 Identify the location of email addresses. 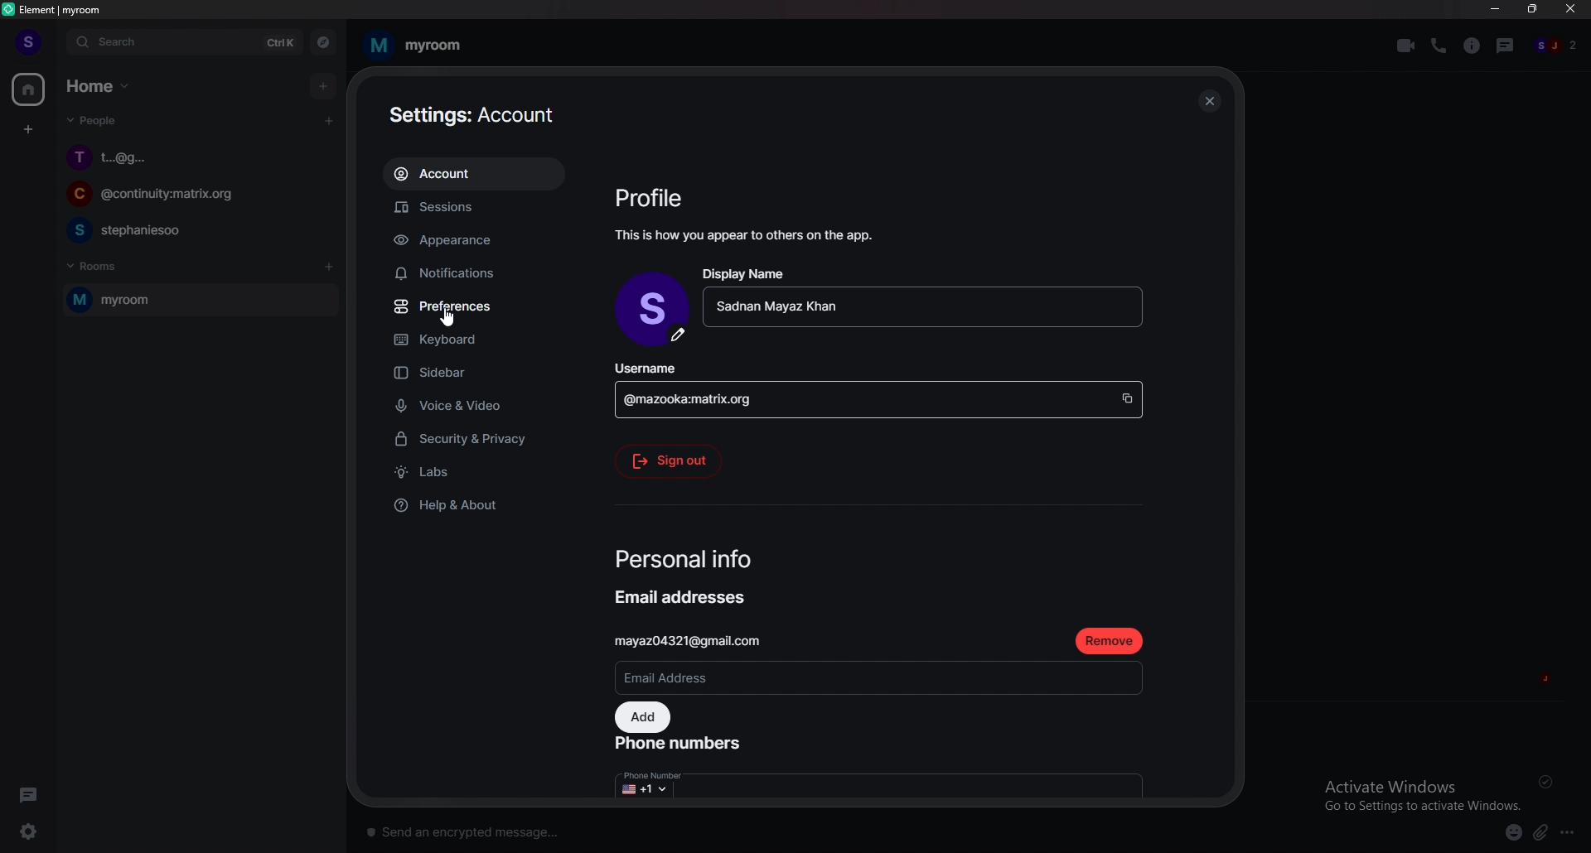
(684, 599).